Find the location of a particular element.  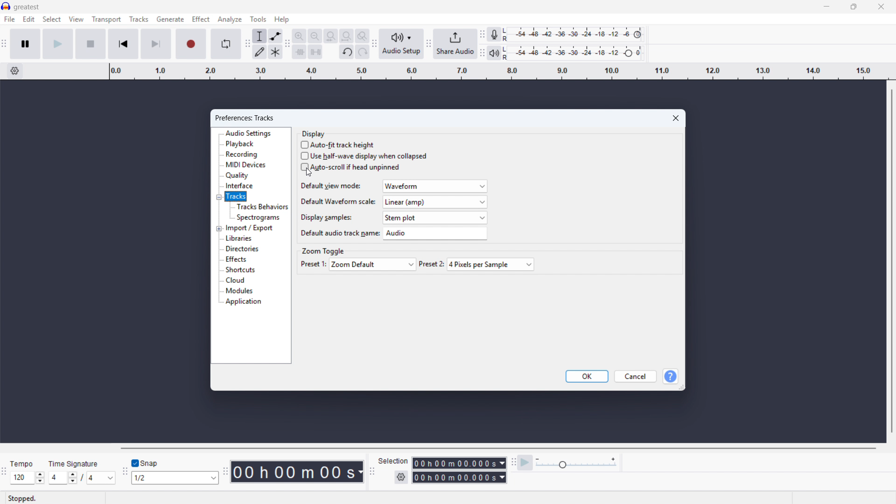

Default audio track name  is located at coordinates (436, 234).